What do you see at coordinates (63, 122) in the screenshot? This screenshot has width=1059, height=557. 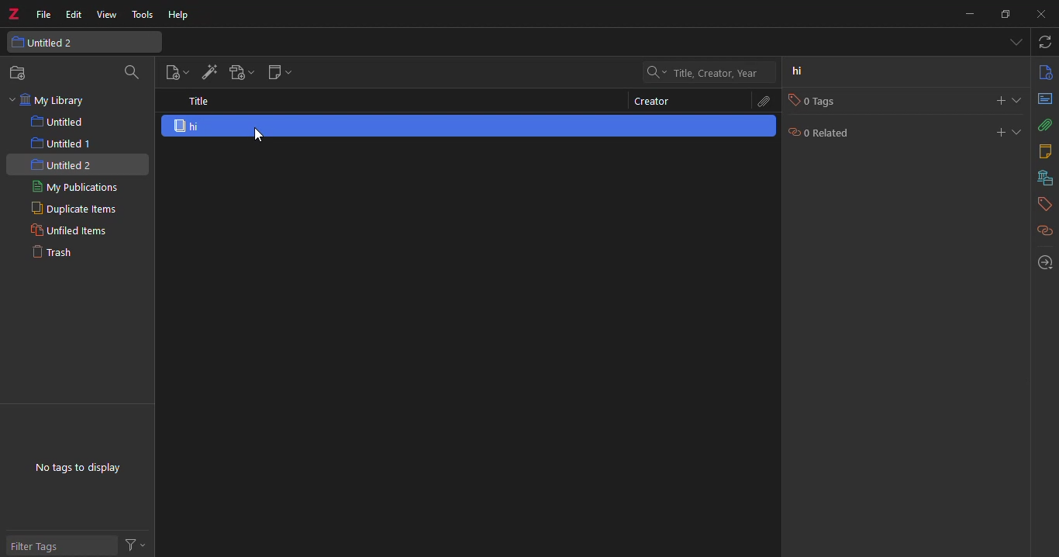 I see `untitled` at bounding box center [63, 122].